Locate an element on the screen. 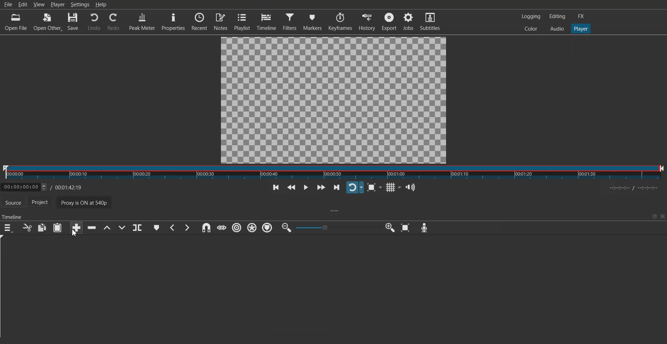 This screenshot has height=344, width=667. Zoom timeline out is located at coordinates (287, 227).